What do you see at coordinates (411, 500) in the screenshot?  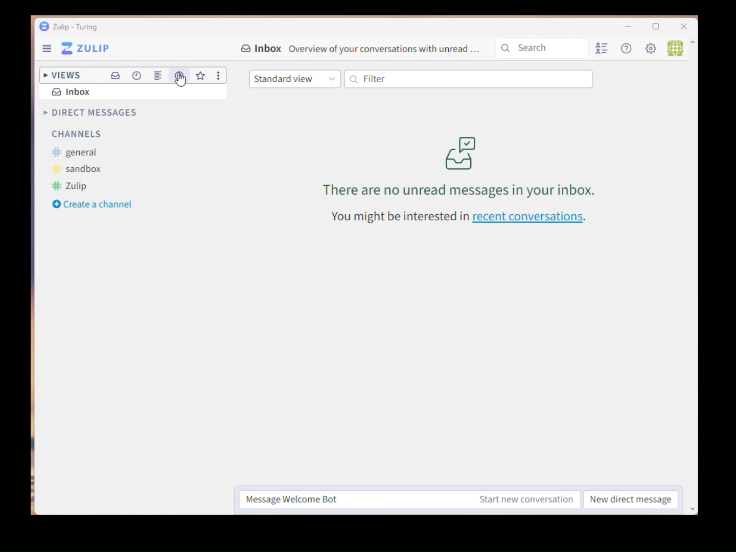 I see `Message Welcome Bot Start new conversation` at bounding box center [411, 500].